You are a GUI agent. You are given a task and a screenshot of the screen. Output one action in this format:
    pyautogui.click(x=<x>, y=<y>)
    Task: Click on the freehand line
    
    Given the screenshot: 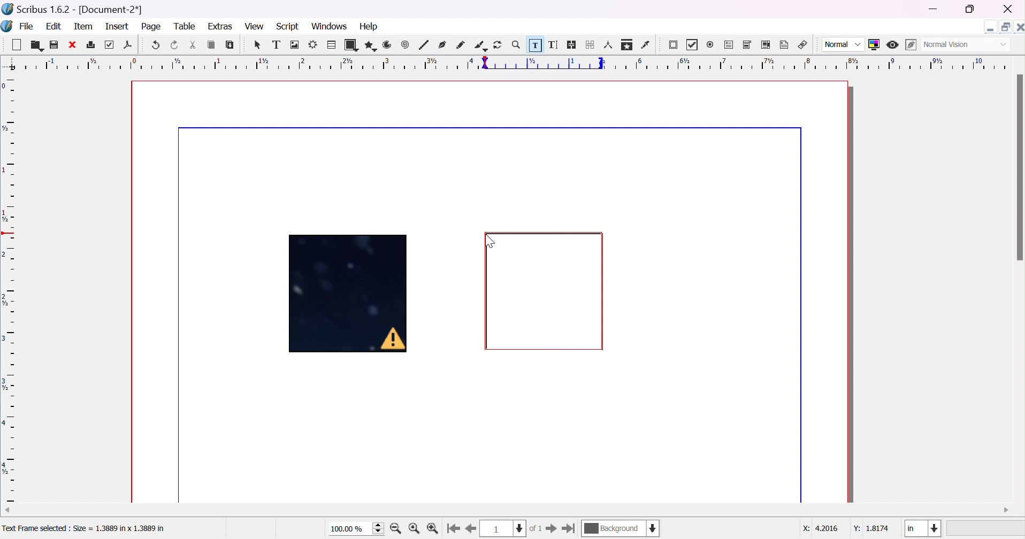 What is the action you would take?
    pyautogui.click(x=461, y=45)
    